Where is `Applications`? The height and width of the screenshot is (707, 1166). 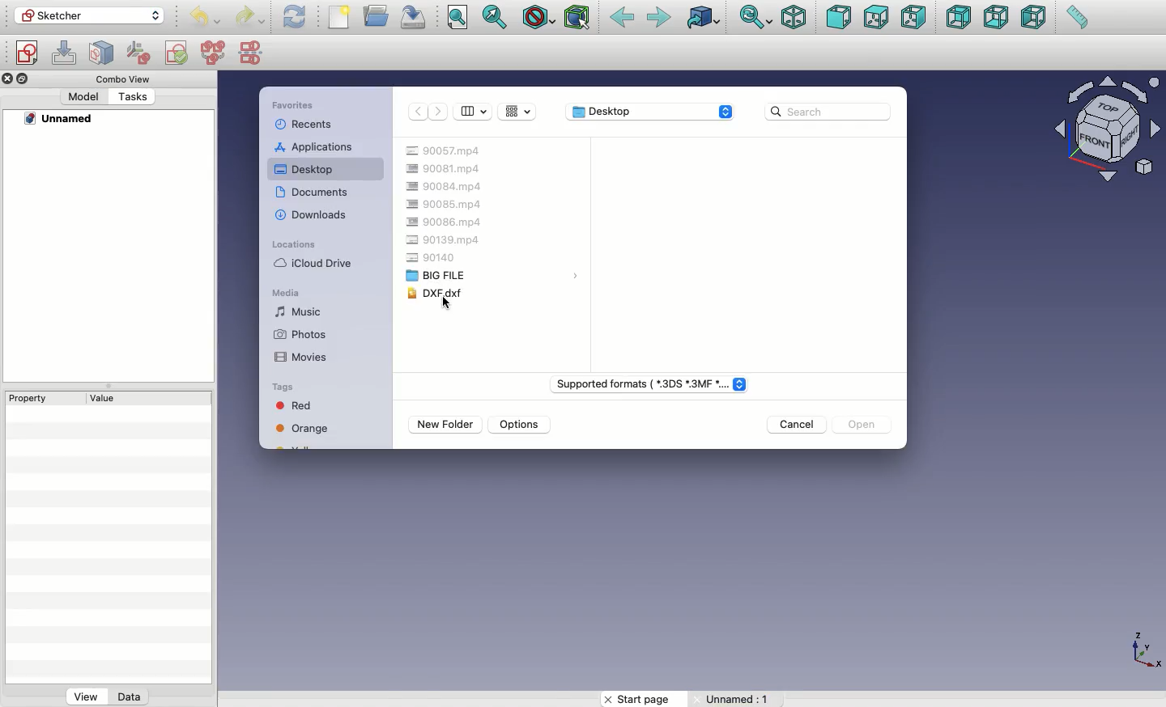 Applications is located at coordinates (313, 147).